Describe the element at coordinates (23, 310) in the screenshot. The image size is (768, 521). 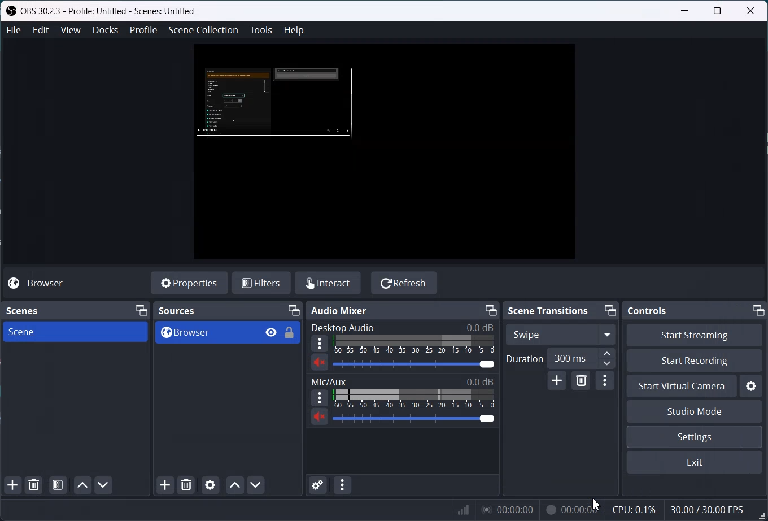
I see `Scenes` at that location.